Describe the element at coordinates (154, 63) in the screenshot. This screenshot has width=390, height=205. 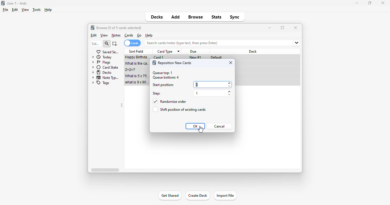
I see `logo` at that location.